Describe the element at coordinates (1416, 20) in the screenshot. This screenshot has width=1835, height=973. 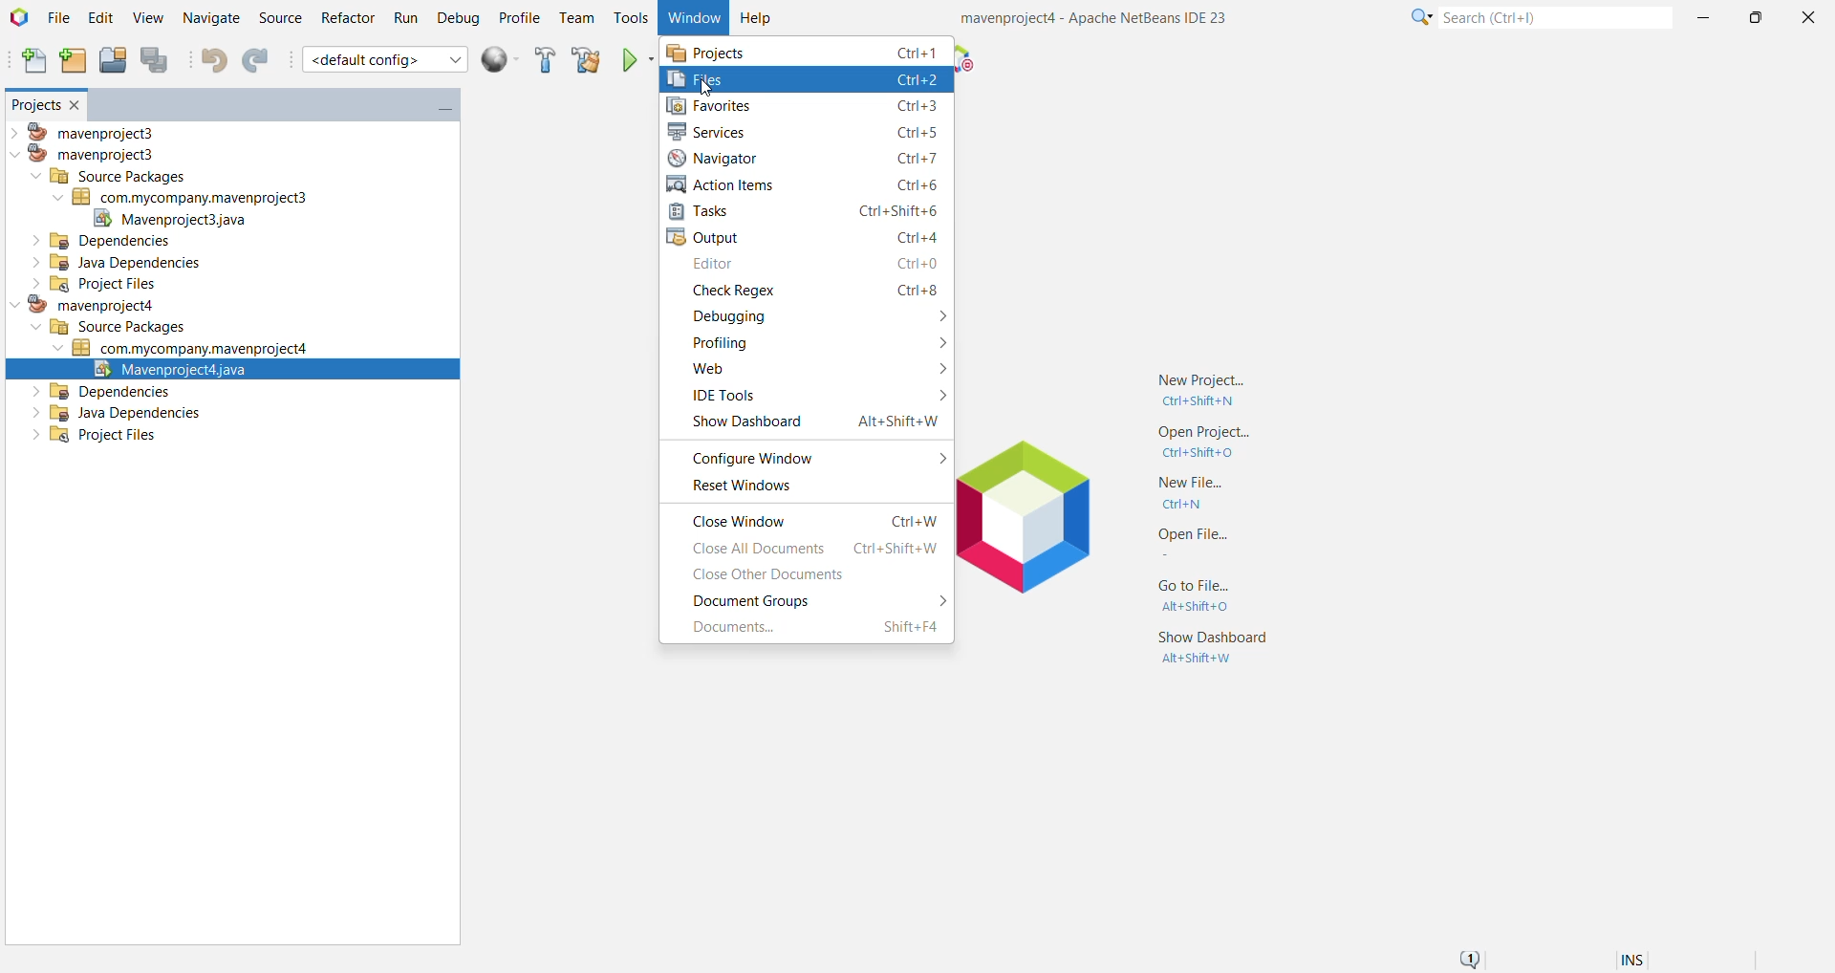
I see `Click for Category Selection` at that location.